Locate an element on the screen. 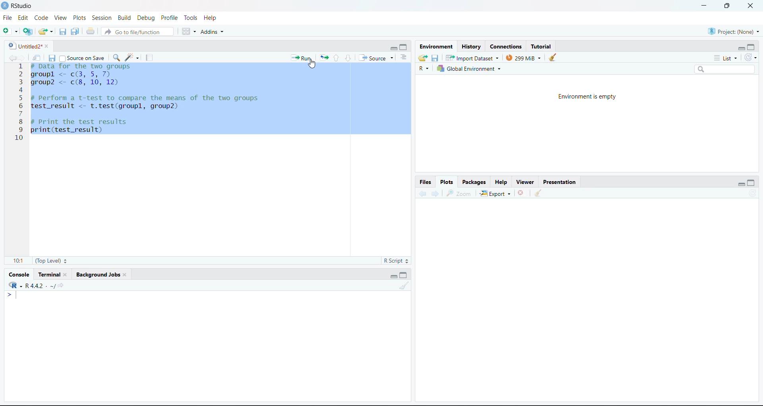 The height and width of the screenshot is (406, 763). close is located at coordinates (67, 275).